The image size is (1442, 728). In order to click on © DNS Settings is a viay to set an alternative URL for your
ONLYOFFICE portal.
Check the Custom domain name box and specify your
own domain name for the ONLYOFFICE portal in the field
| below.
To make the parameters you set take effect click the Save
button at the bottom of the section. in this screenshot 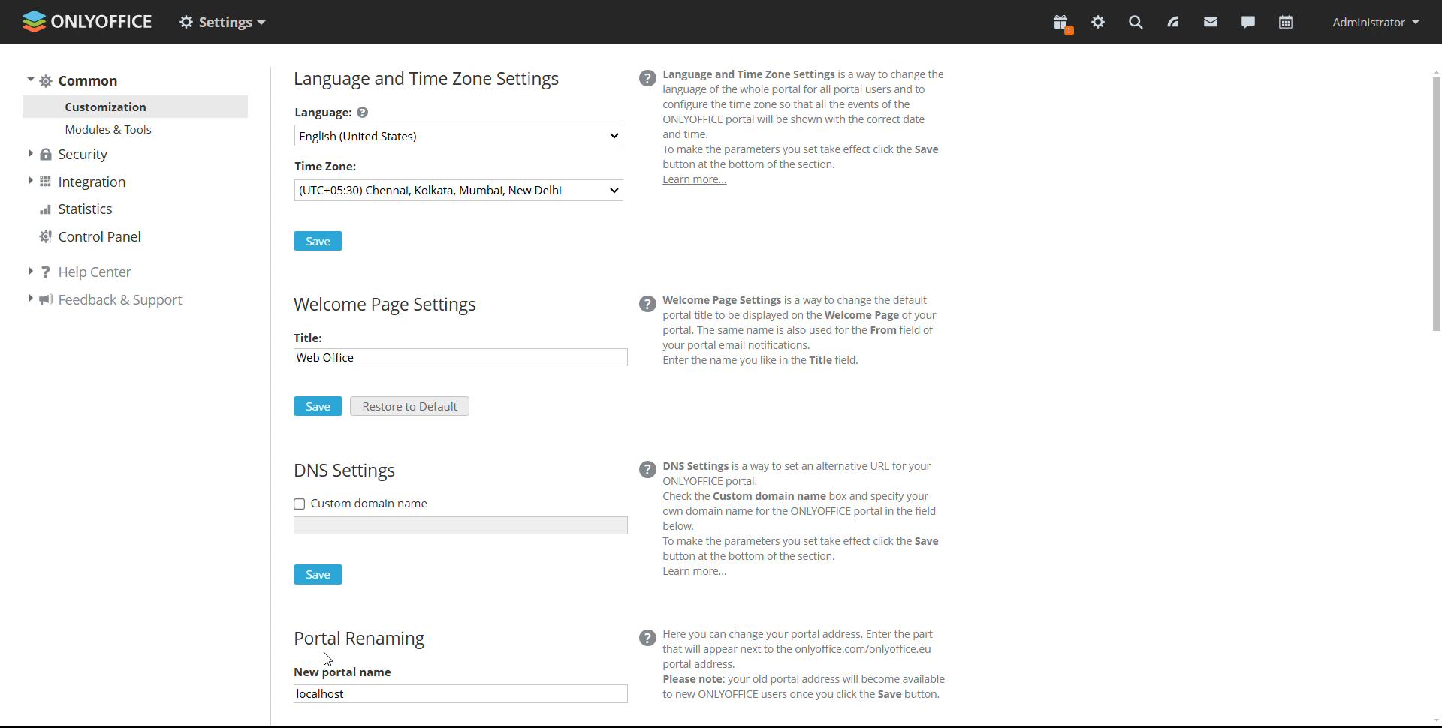, I will do `click(799, 508)`.